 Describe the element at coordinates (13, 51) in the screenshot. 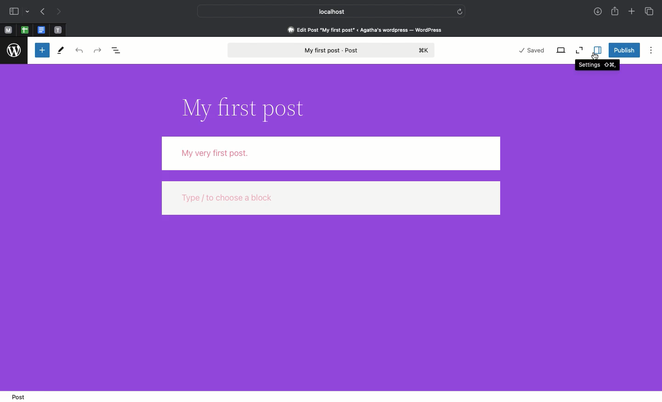

I see `Wordpress` at that location.